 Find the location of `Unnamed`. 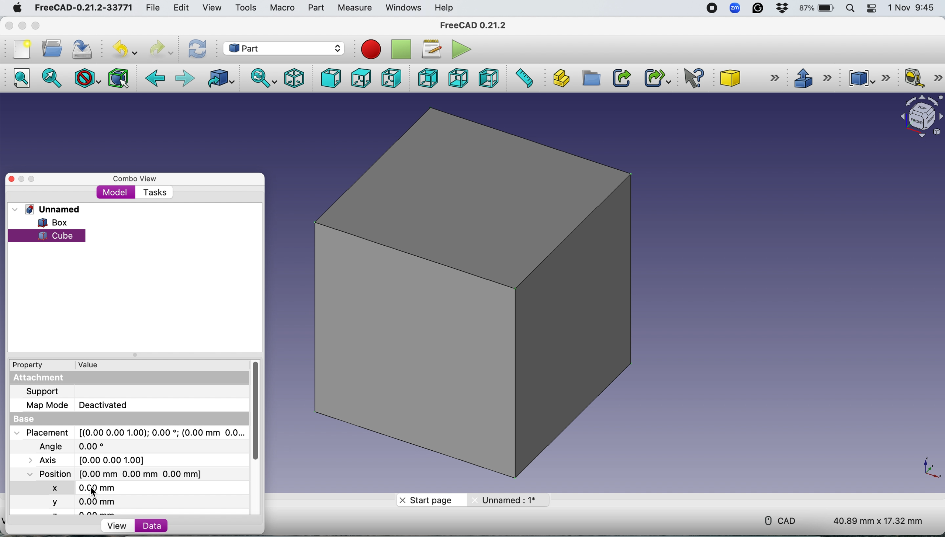

Unnamed is located at coordinates (508, 499).